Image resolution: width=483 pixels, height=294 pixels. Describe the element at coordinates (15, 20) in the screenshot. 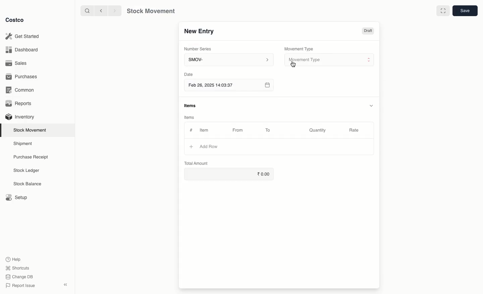

I see `Costco` at that location.